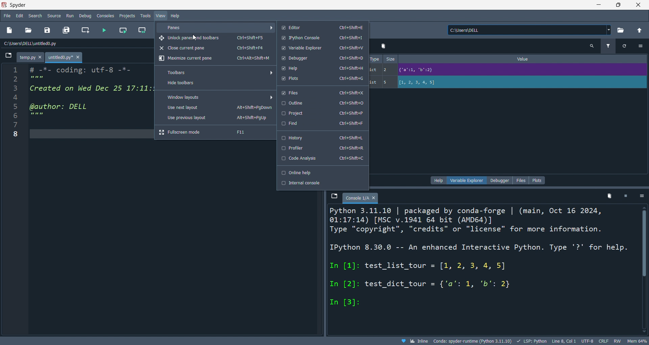  I want to click on variable value, so click(521, 83).